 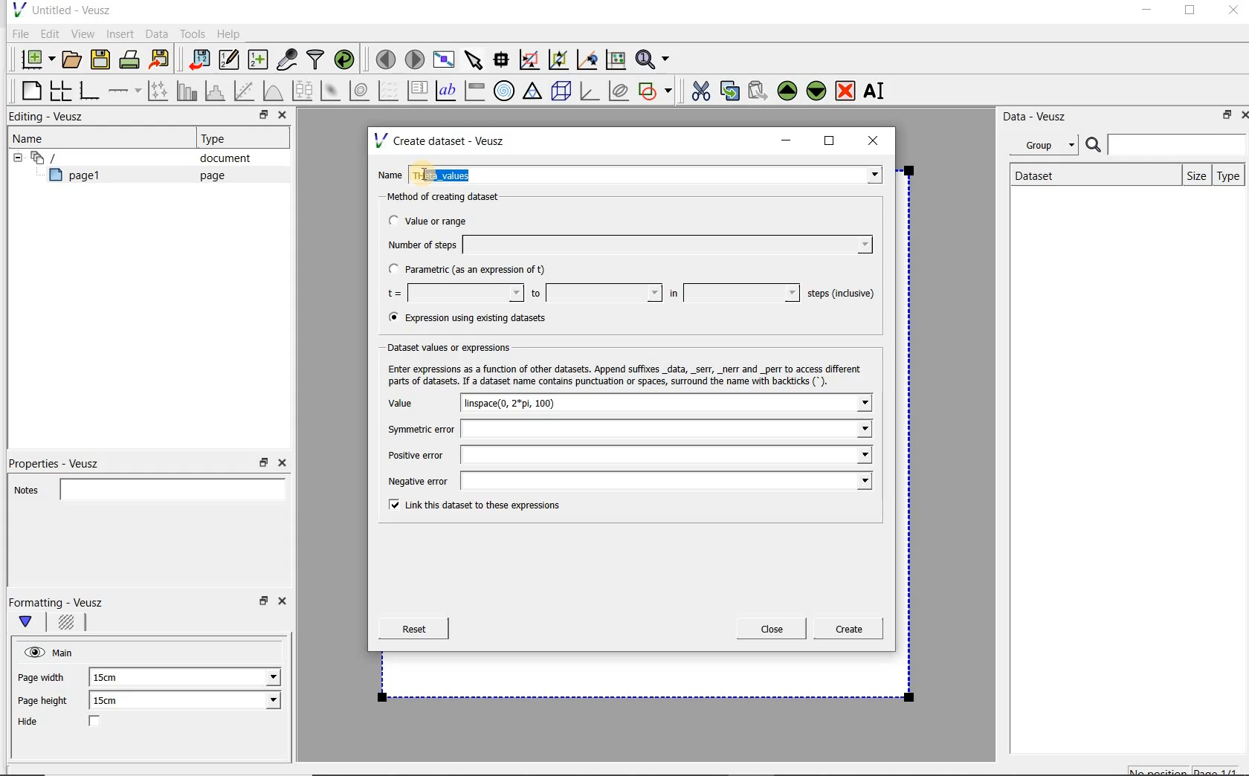 What do you see at coordinates (656, 89) in the screenshot?
I see `add a shape to the plot` at bounding box center [656, 89].